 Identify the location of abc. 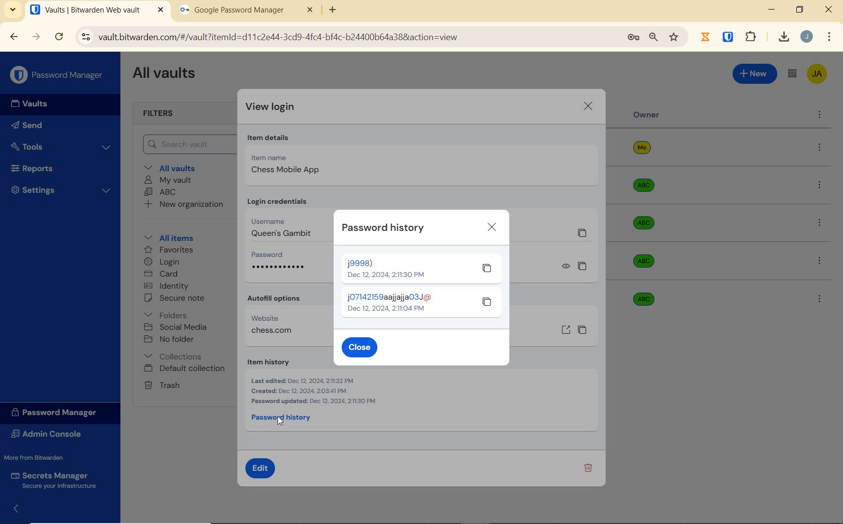
(640, 295).